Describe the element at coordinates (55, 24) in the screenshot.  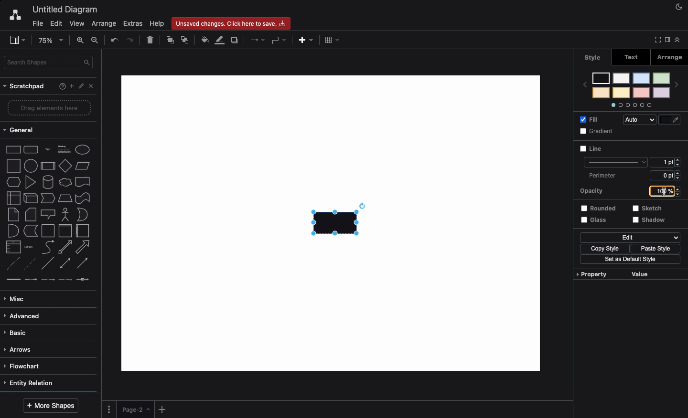
I see `Edit` at that location.